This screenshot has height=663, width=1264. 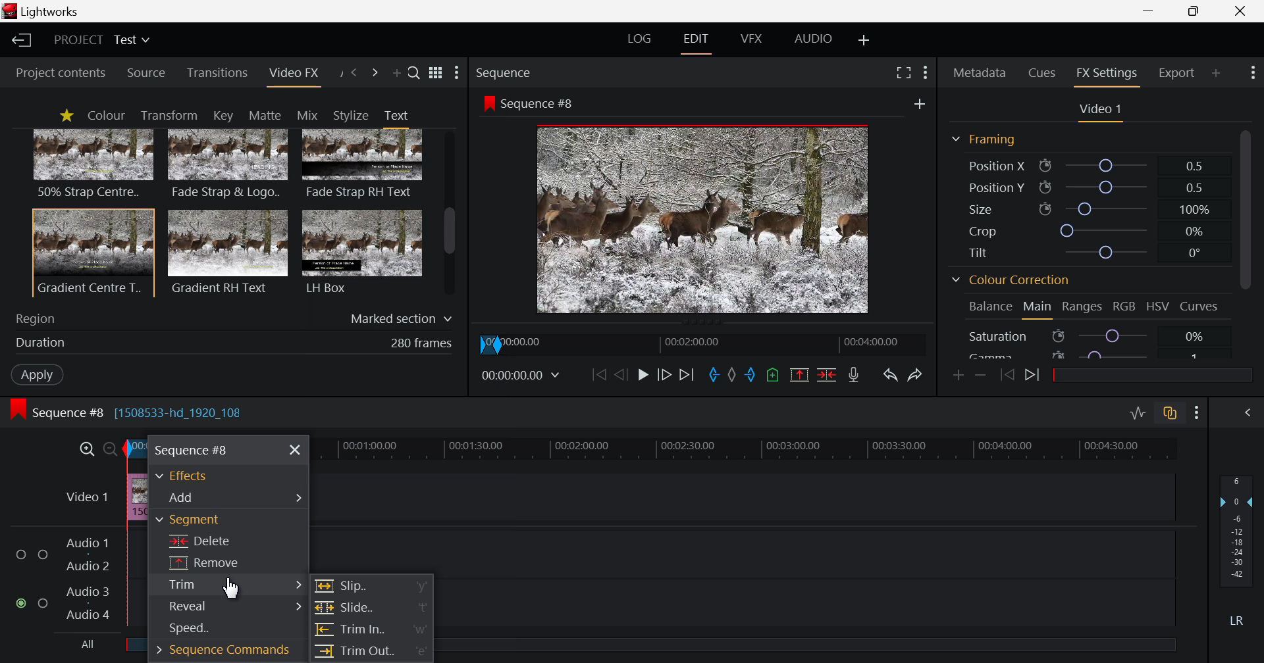 What do you see at coordinates (172, 116) in the screenshot?
I see `Transform` at bounding box center [172, 116].